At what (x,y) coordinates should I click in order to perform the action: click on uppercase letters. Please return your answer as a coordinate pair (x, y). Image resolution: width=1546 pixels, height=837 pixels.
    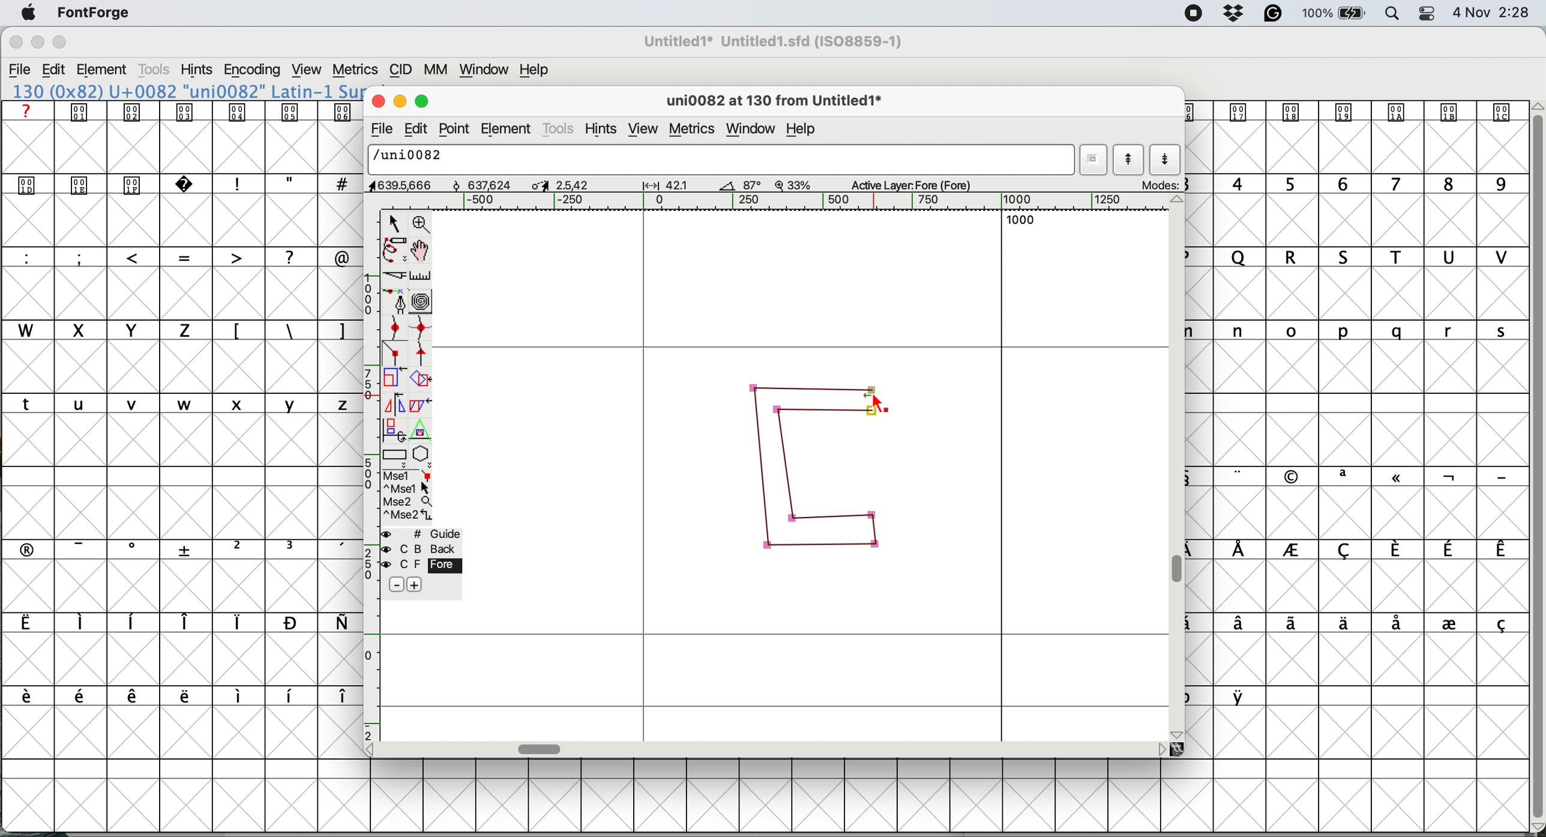
    Looking at the image, I should click on (1365, 257).